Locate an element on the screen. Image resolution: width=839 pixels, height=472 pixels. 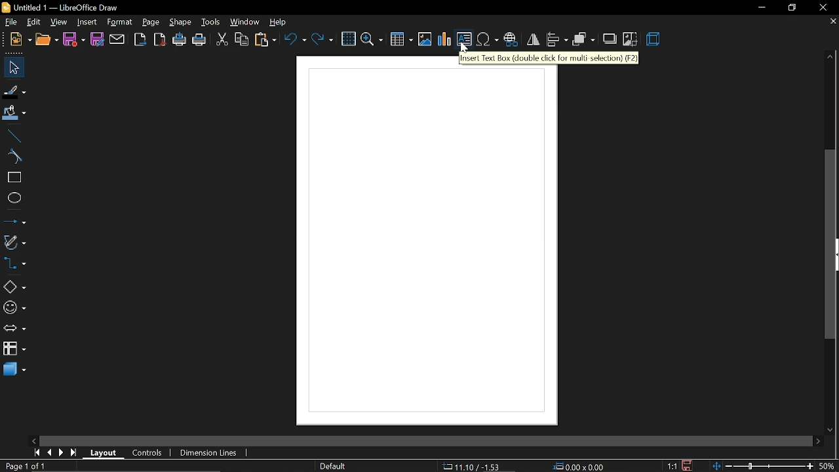
current window is located at coordinates (63, 7).